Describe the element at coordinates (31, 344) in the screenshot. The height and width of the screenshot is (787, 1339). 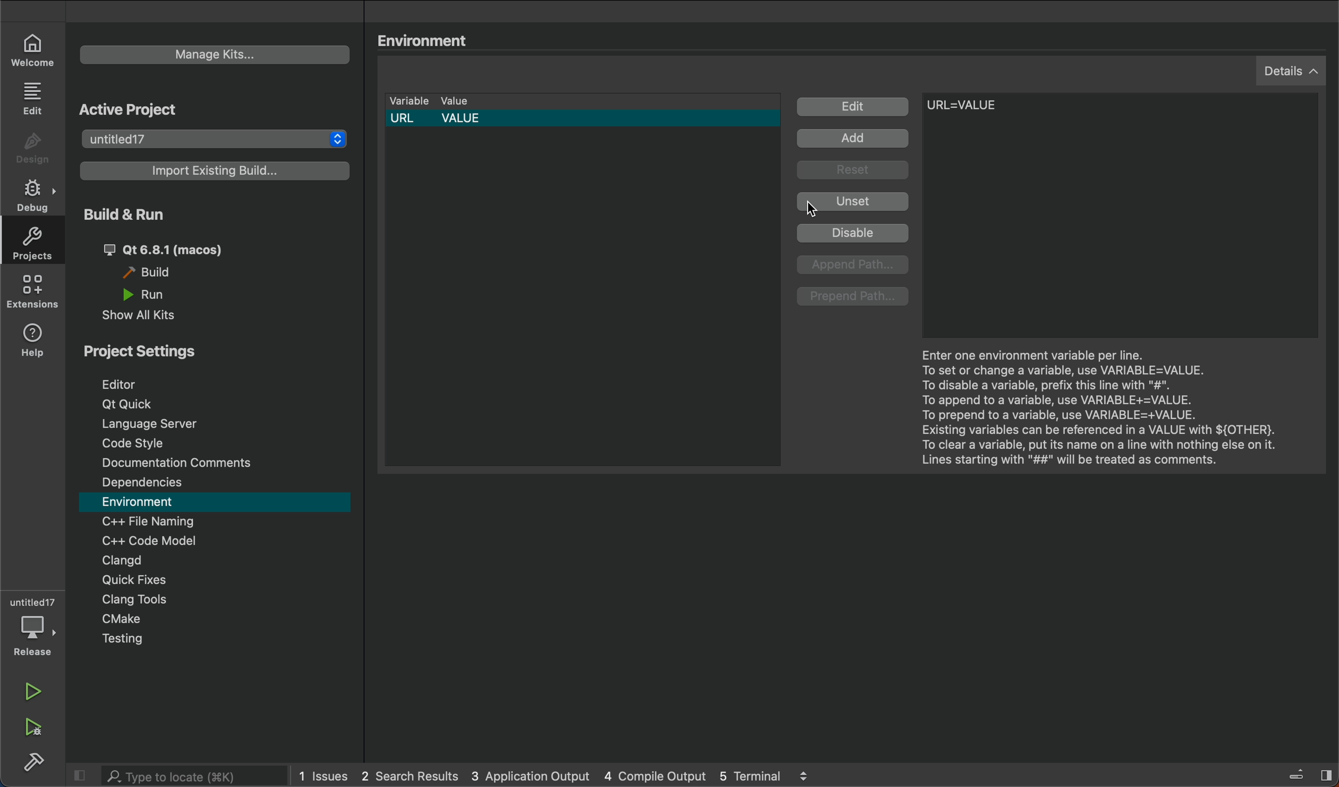
I see `help` at that location.